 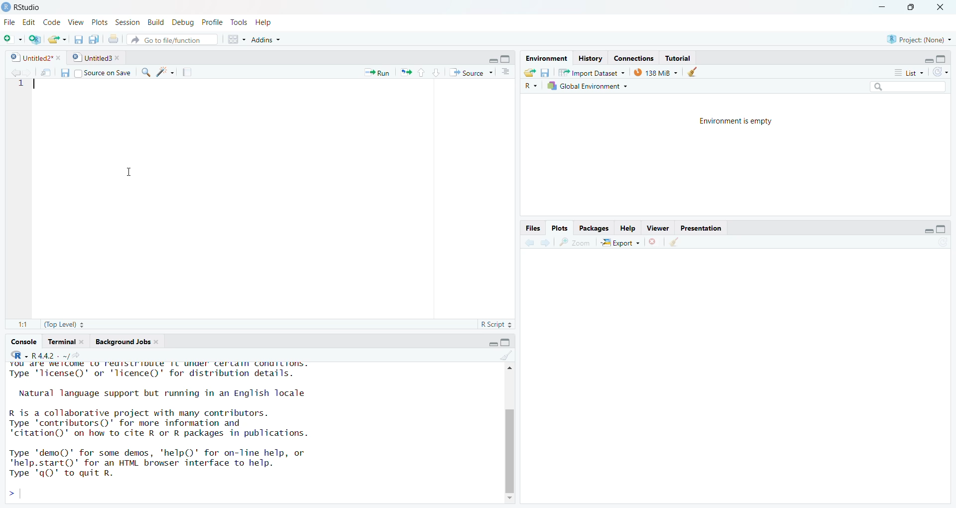 What do you see at coordinates (735, 122) in the screenshot?
I see `Environment is empty` at bounding box center [735, 122].